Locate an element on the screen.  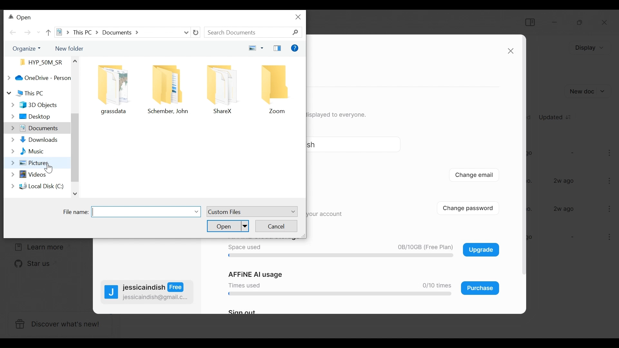
progress bar is located at coordinates (338, 256).